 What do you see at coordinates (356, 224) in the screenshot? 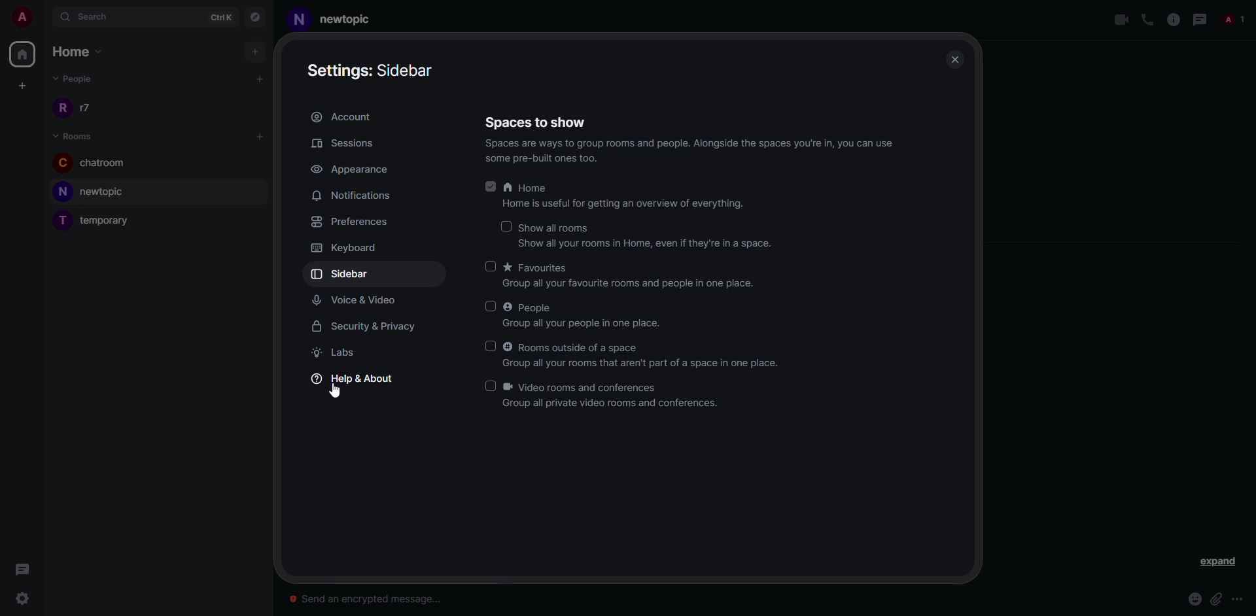
I see `preferences` at bounding box center [356, 224].